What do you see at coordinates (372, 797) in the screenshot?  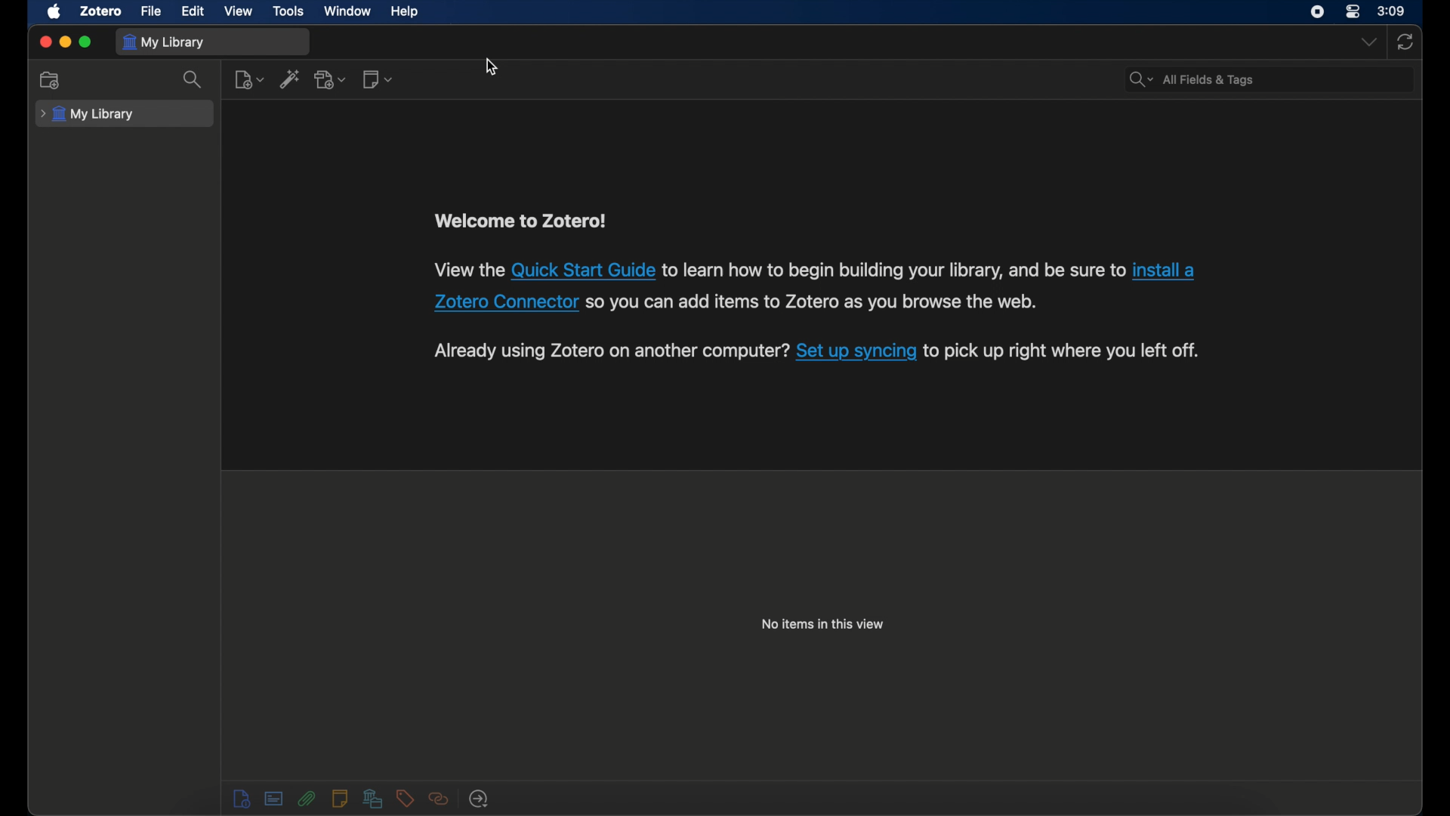 I see `libraries` at bounding box center [372, 797].